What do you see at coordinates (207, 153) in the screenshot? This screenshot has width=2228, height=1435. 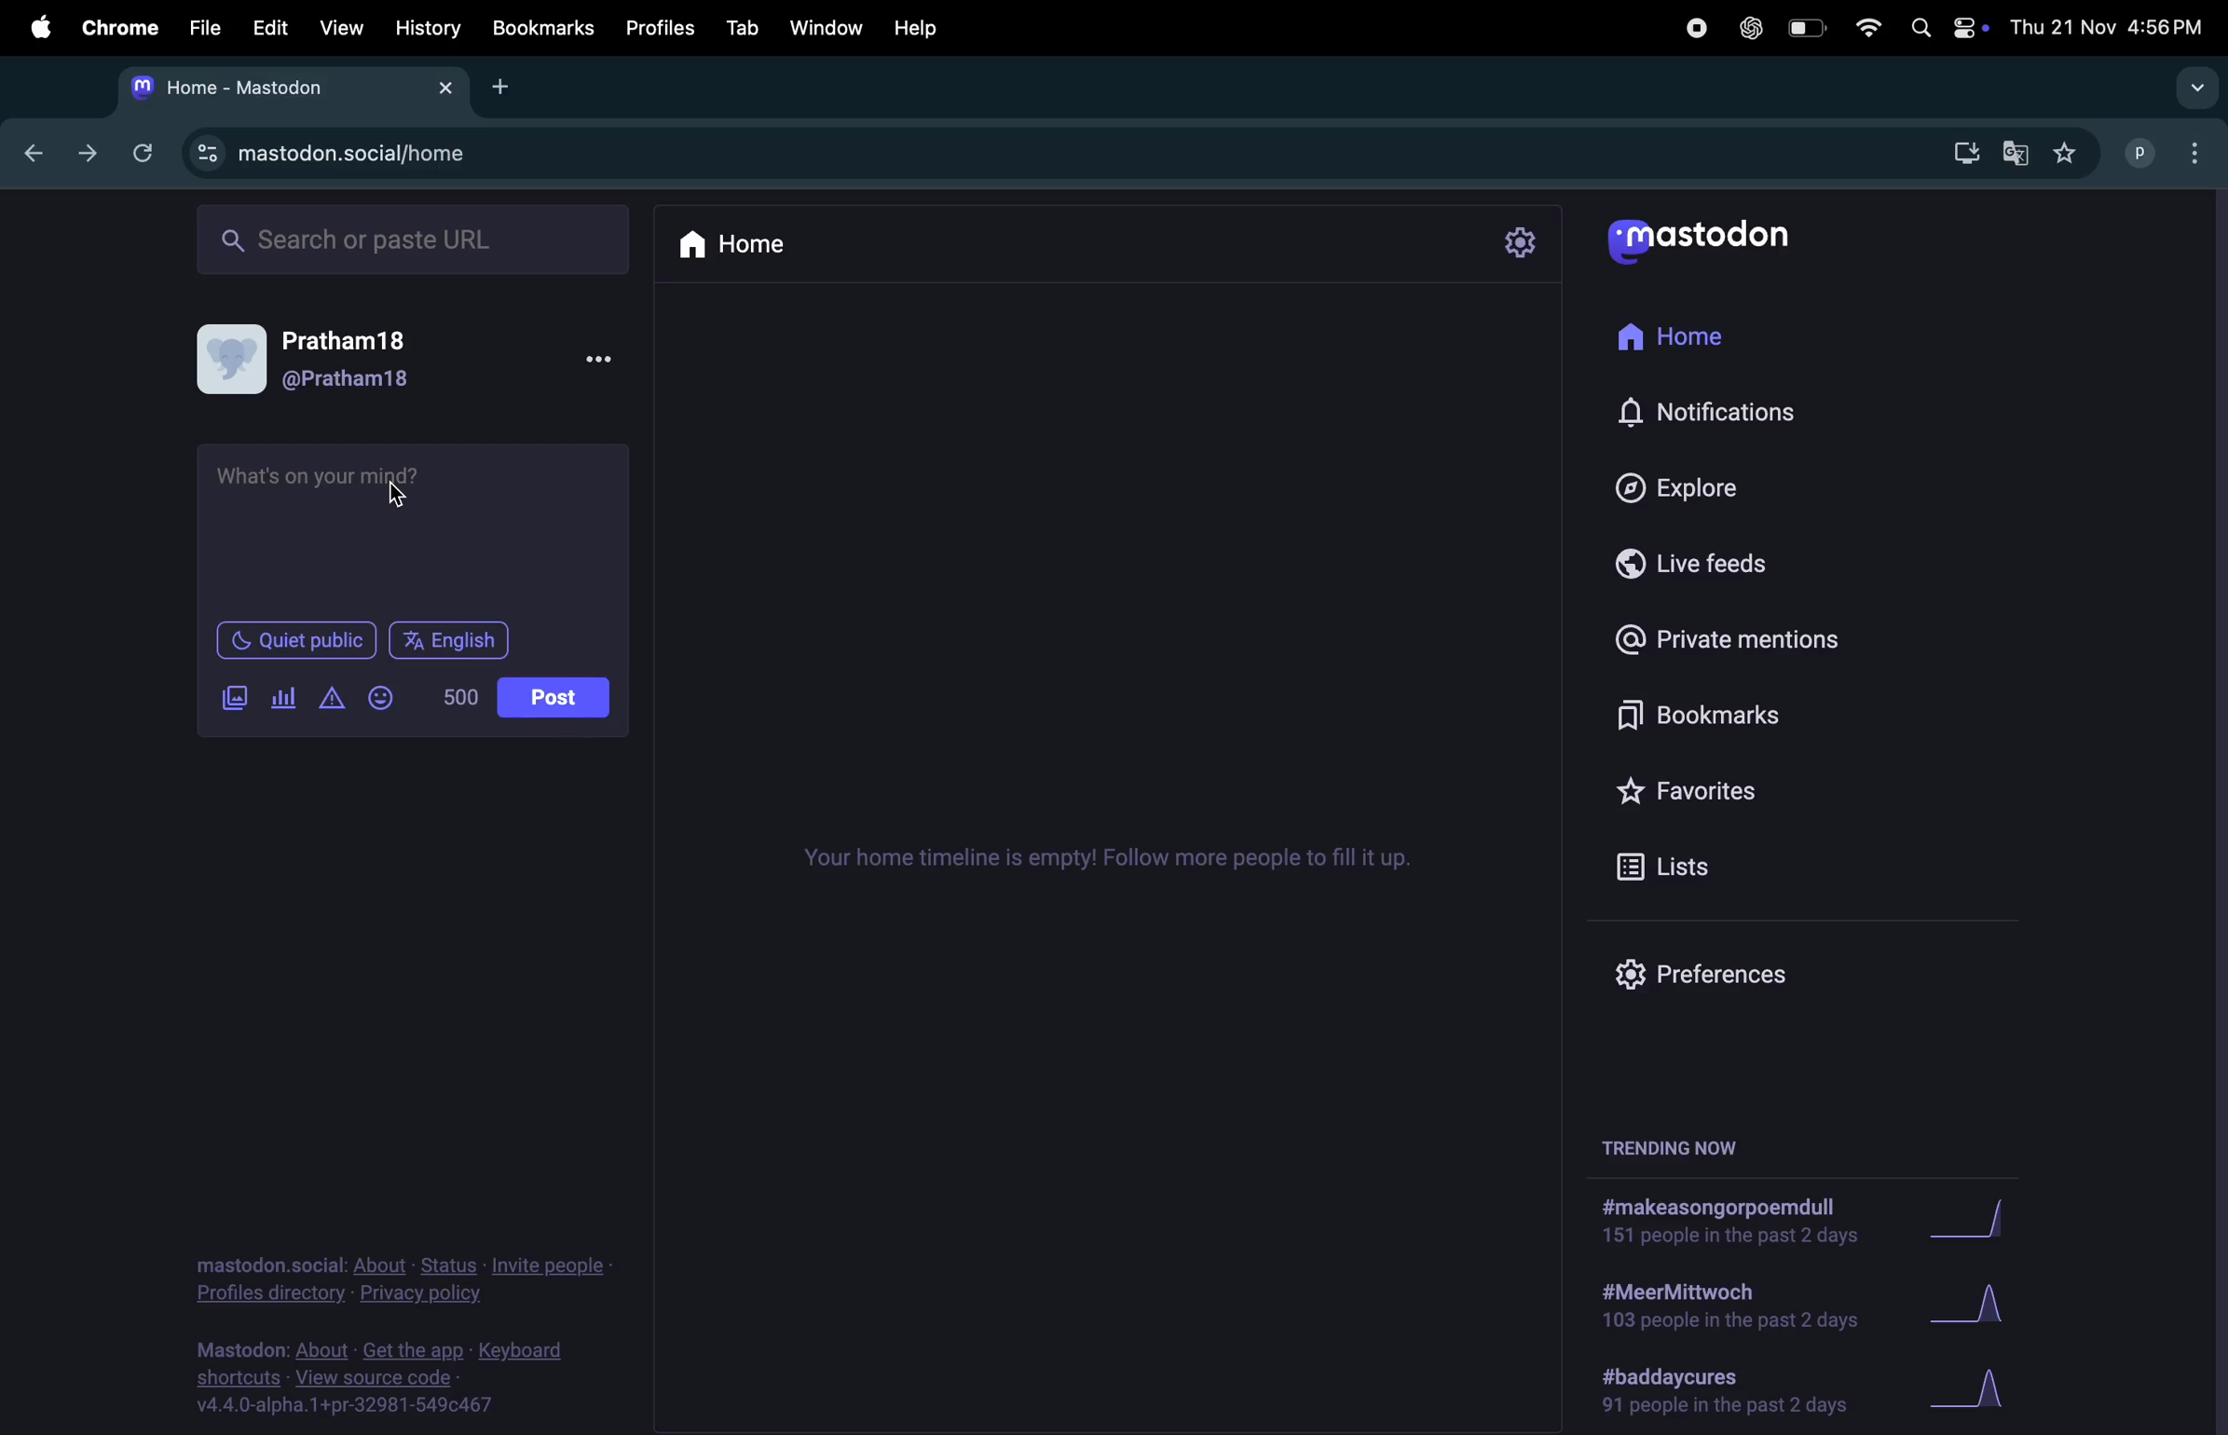 I see `site information` at bounding box center [207, 153].